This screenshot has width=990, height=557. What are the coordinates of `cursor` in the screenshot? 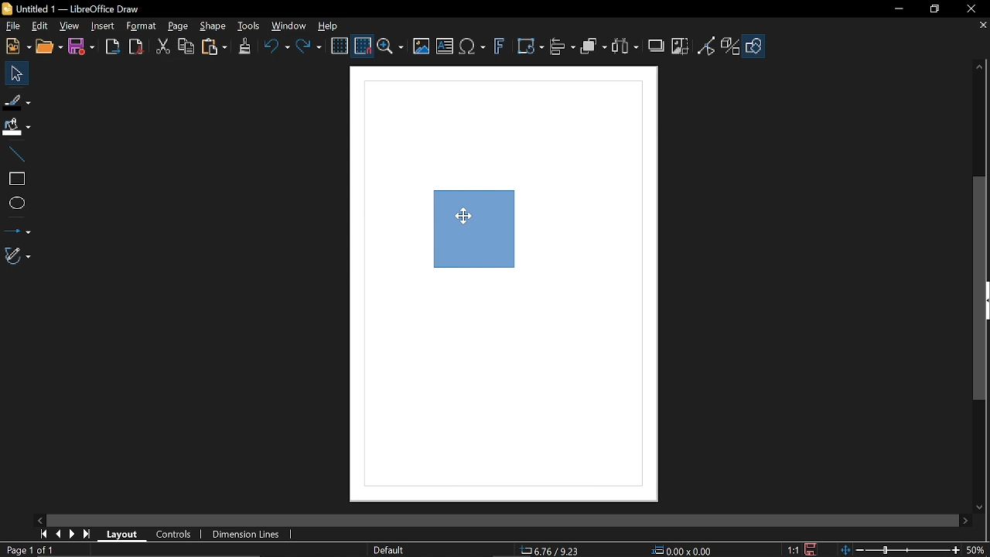 It's located at (458, 216).